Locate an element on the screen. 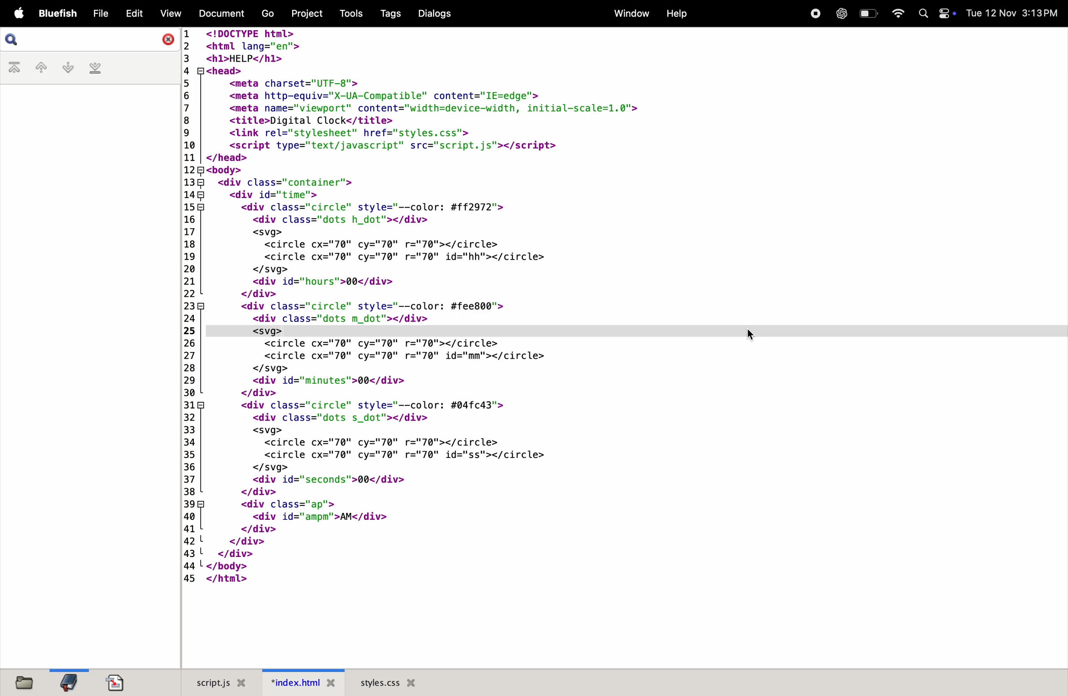  cursor  is located at coordinates (752, 336).